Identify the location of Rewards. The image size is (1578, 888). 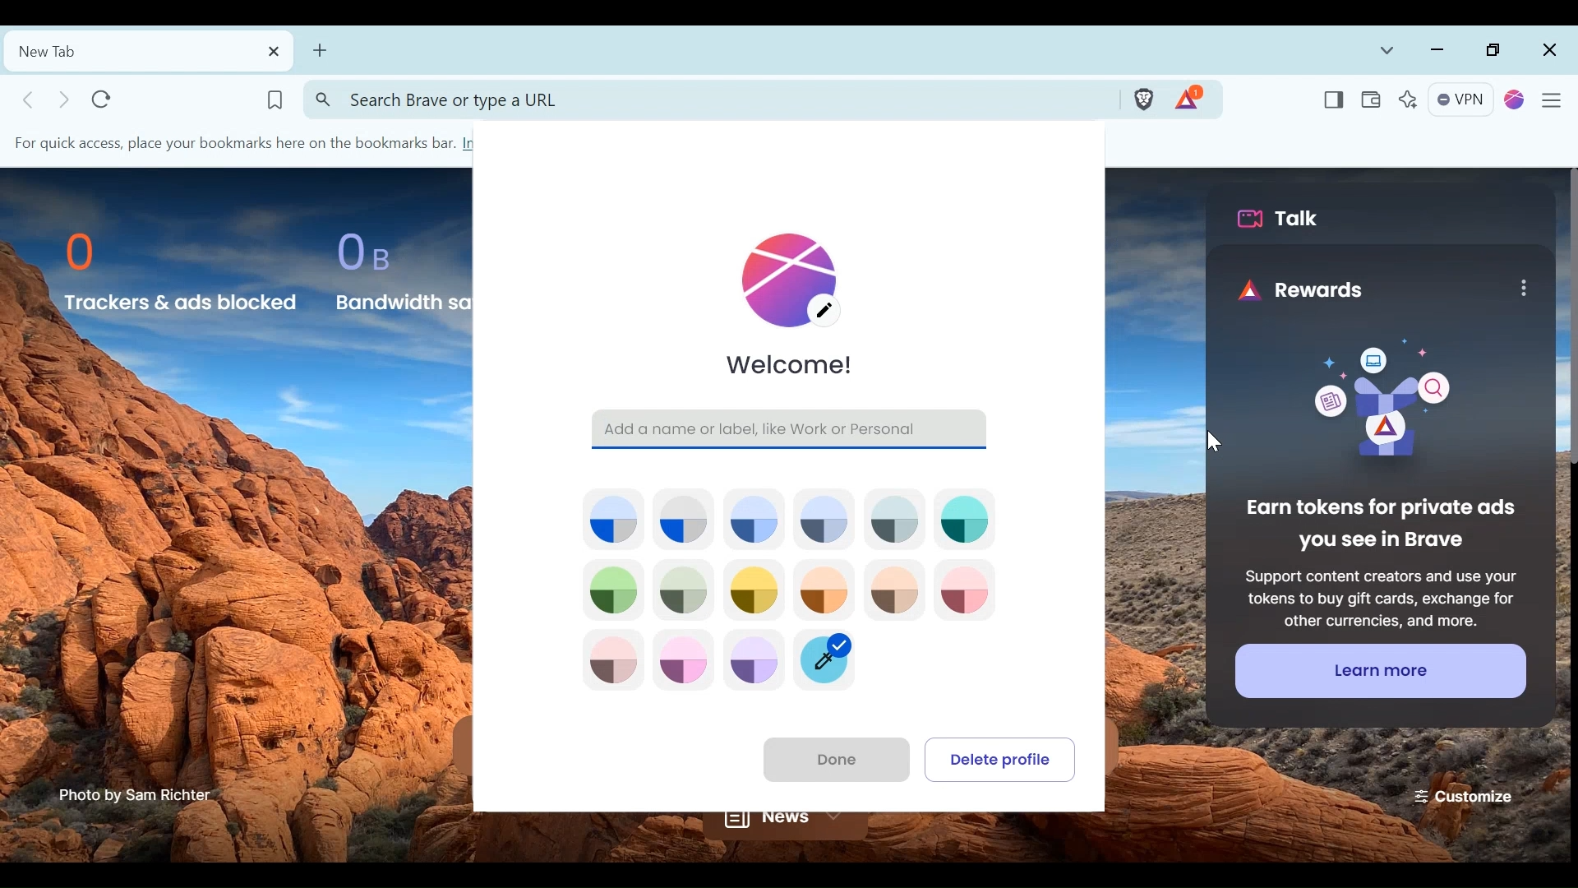
(1303, 290).